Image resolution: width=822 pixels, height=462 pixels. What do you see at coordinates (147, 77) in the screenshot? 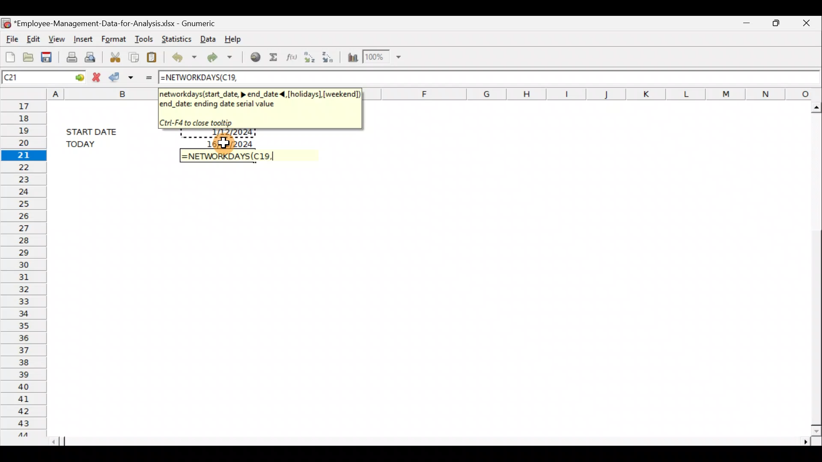
I see `Enter formula` at bounding box center [147, 77].